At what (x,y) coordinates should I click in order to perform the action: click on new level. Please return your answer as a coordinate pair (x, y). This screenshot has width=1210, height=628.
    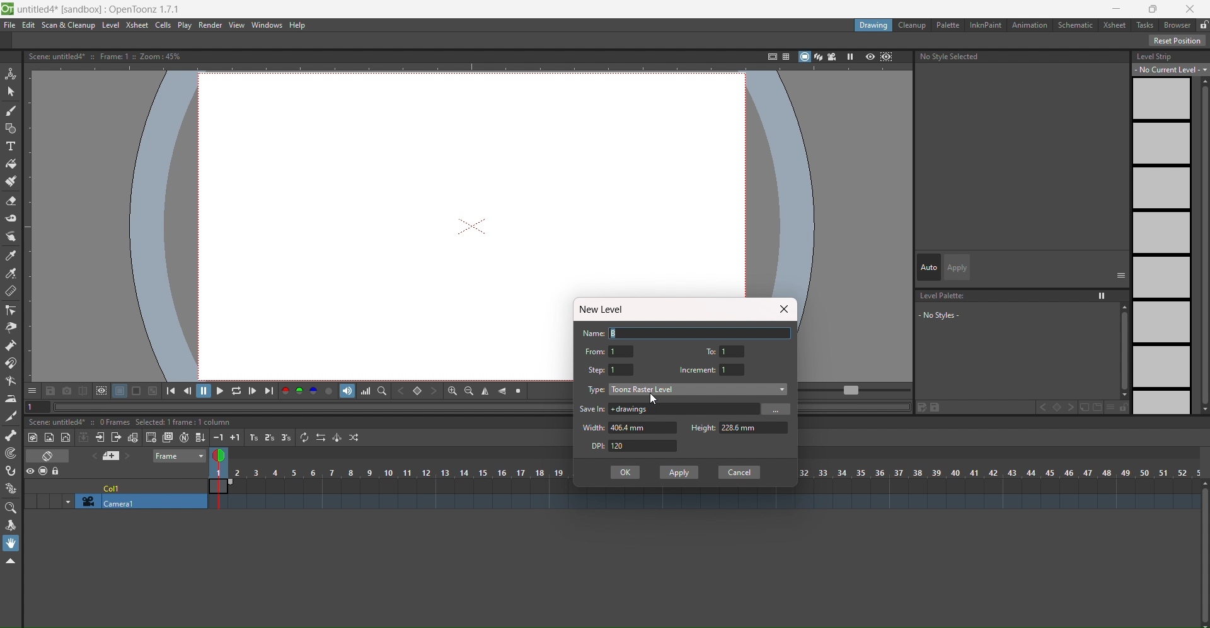
    Looking at the image, I should click on (605, 310).